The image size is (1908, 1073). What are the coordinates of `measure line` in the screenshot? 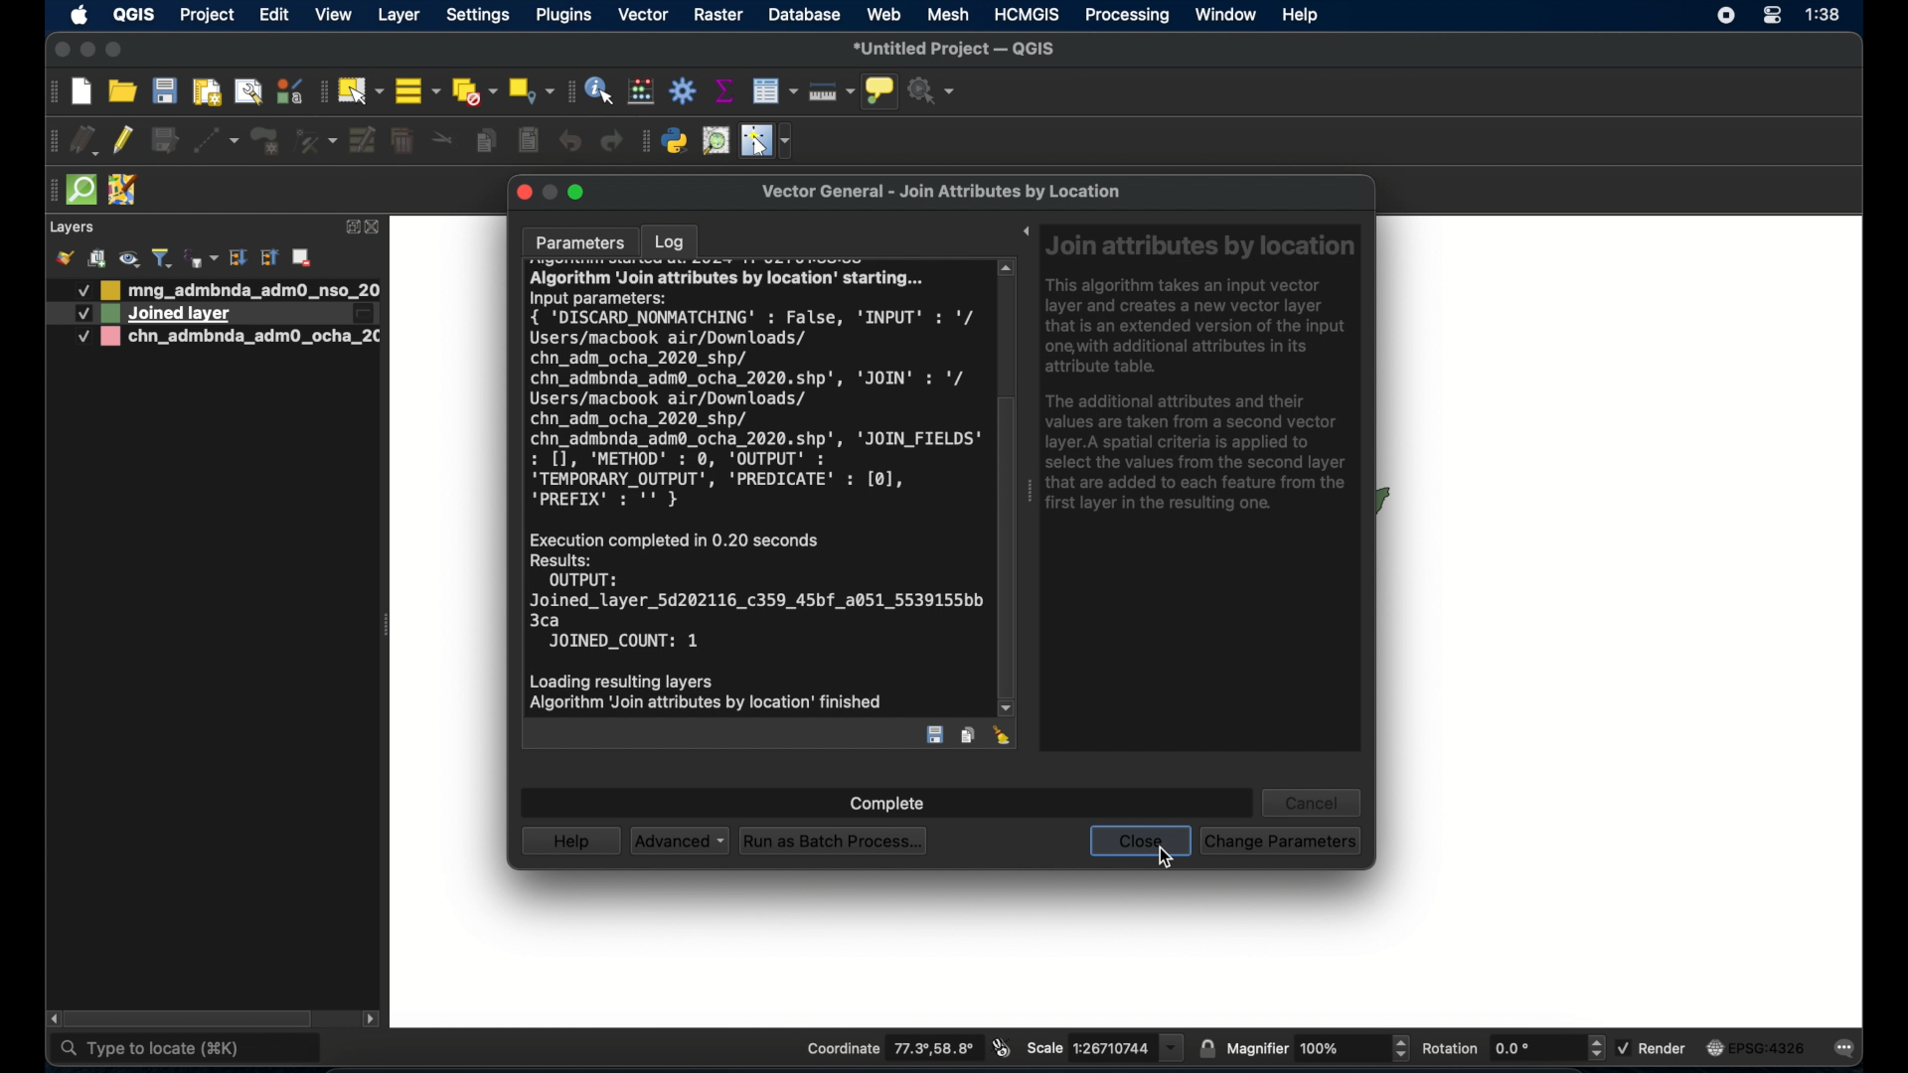 It's located at (830, 92).